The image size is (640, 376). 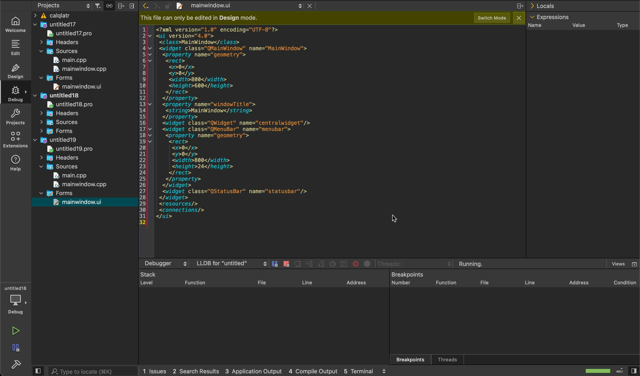 I want to click on terminal button, so click(x=298, y=263).